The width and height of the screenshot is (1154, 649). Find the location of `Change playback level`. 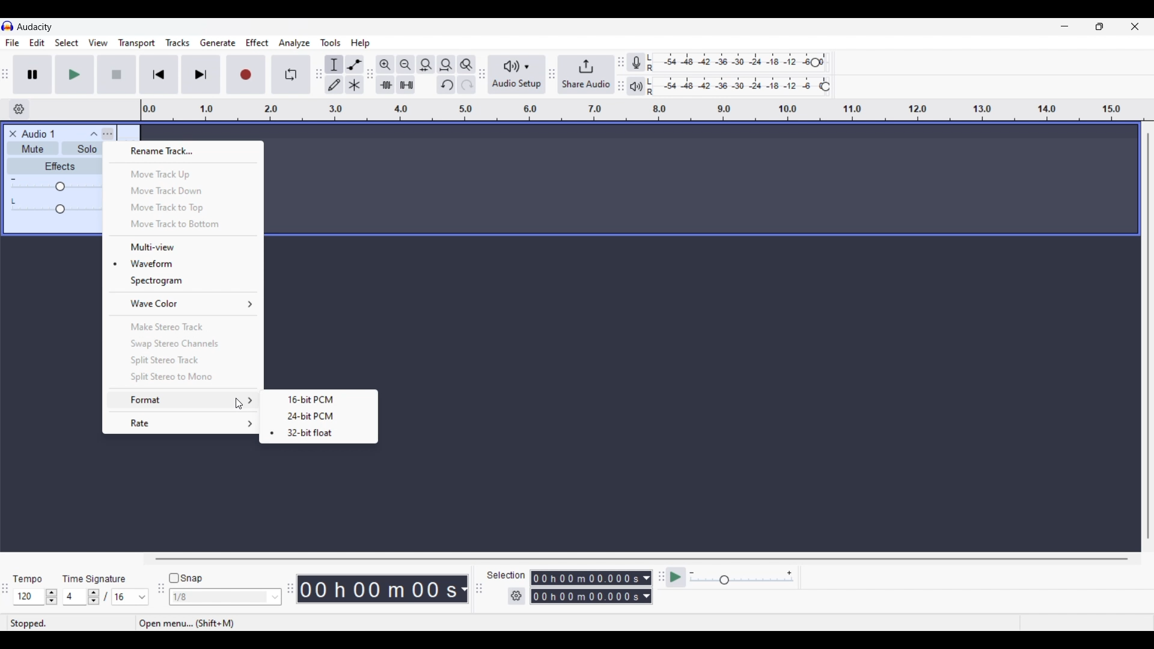

Change playback level is located at coordinates (825, 87).